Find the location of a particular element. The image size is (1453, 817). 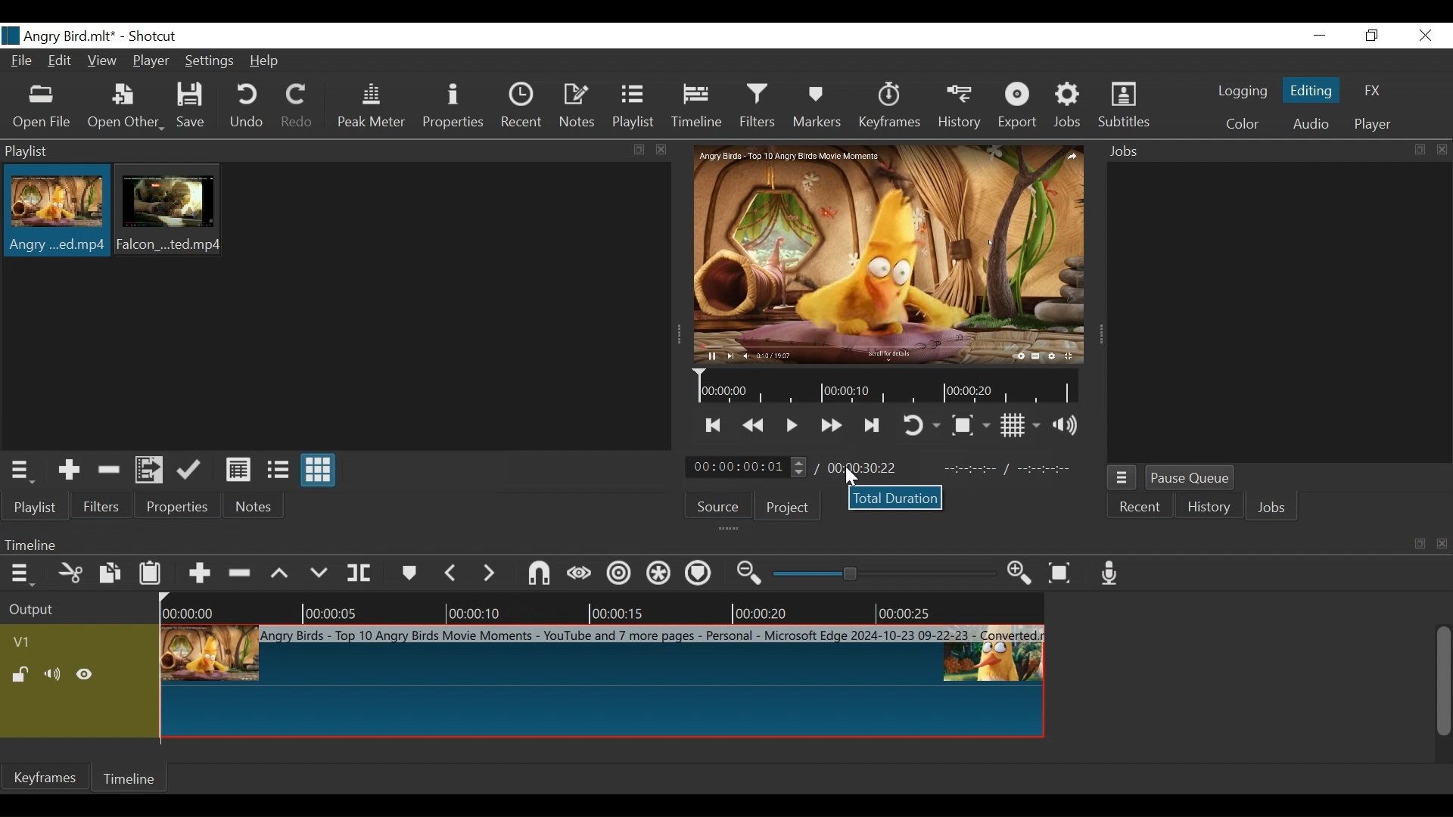

Total Duration dialogue box is located at coordinates (893, 497).